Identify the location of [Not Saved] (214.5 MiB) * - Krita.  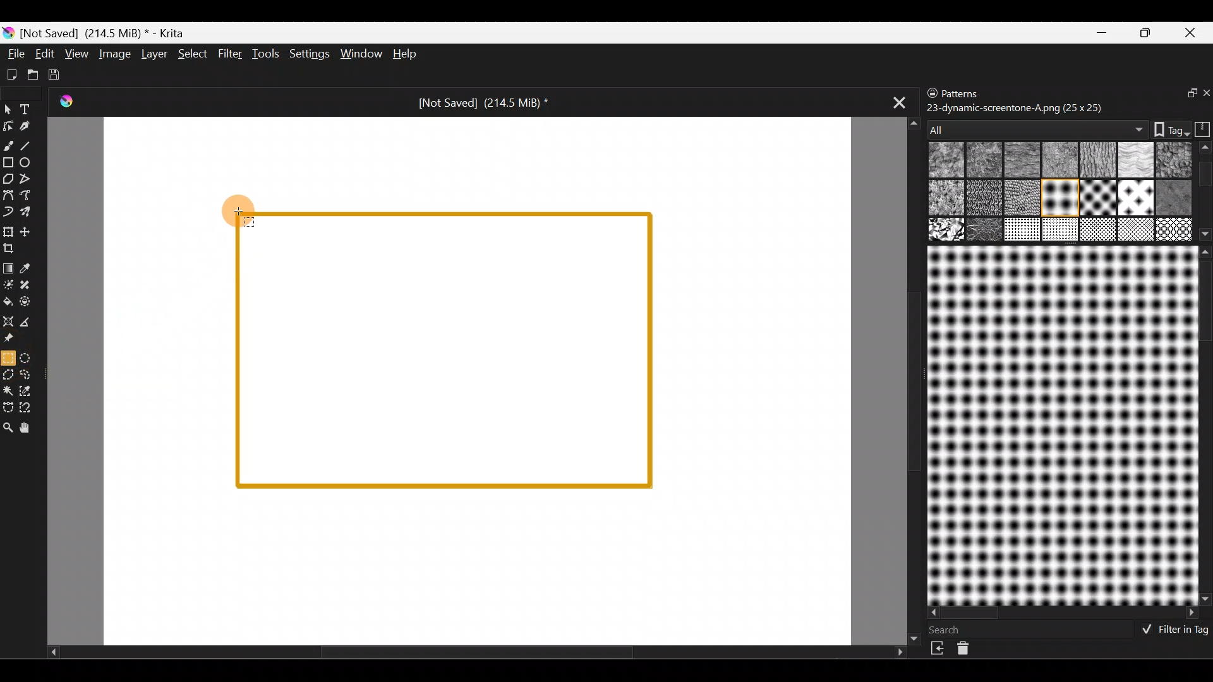
(107, 33).